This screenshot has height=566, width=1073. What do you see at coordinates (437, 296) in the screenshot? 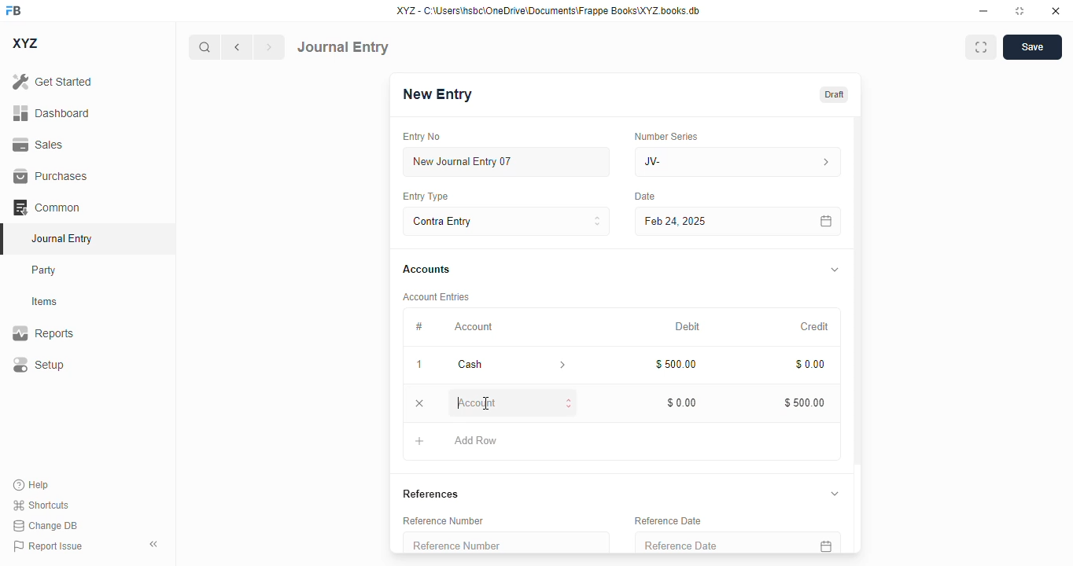
I see `account entries` at bounding box center [437, 296].